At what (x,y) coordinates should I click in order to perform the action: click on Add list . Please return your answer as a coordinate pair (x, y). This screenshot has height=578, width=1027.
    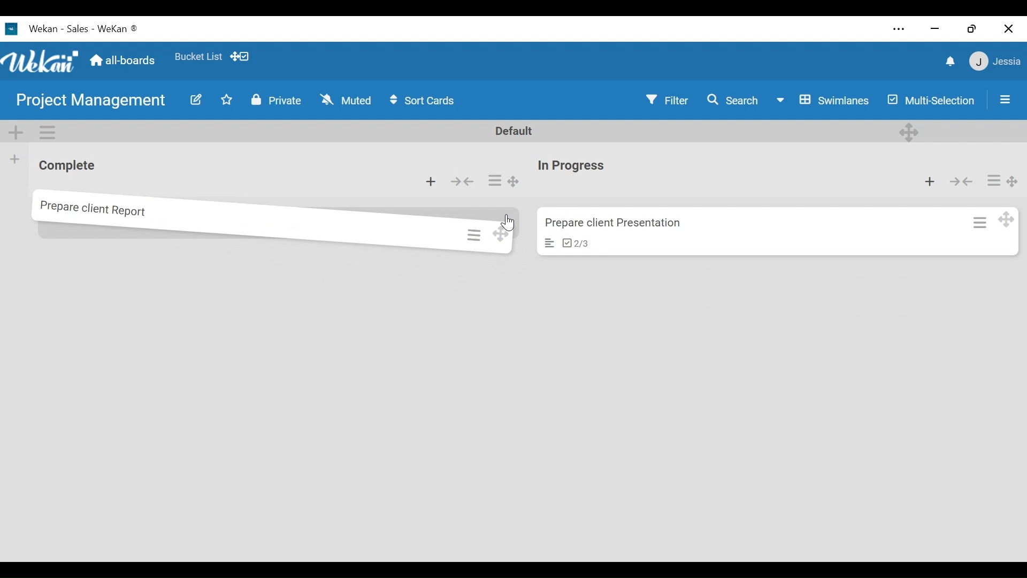
    Looking at the image, I should click on (14, 159).